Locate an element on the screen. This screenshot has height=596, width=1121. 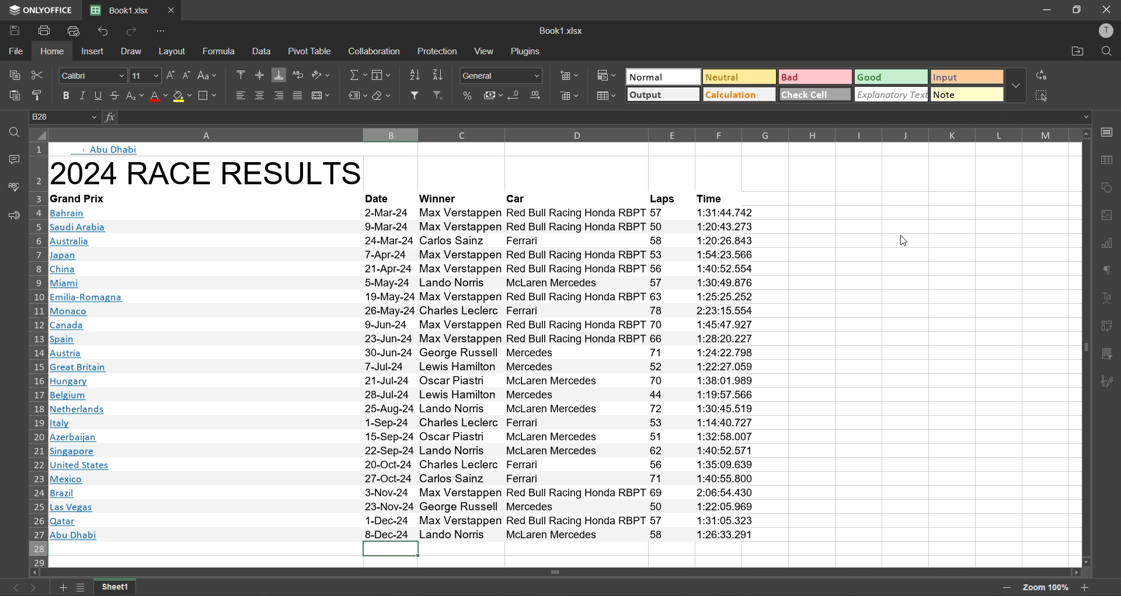
quick print is located at coordinates (77, 32).